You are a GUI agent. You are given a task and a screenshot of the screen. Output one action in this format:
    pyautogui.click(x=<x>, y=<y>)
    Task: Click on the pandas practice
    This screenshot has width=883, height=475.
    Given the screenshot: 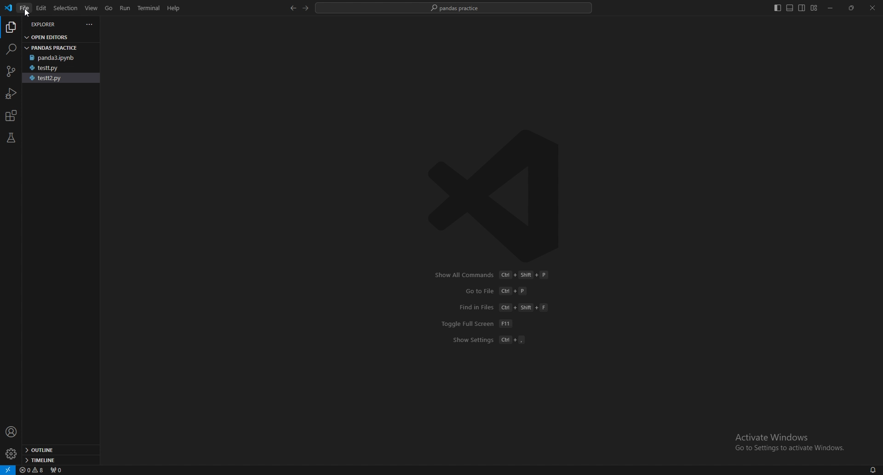 What is the action you would take?
    pyautogui.click(x=57, y=47)
    